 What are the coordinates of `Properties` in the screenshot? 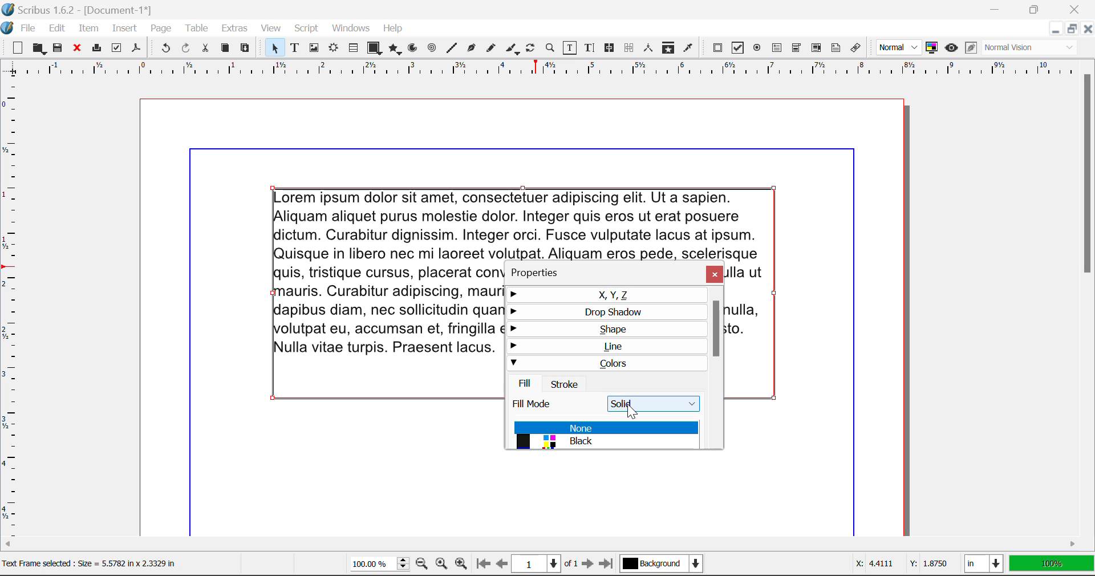 It's located at (541, 273).